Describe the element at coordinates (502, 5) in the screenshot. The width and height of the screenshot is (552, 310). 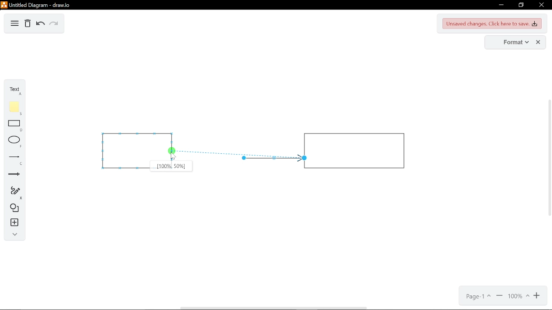
I see `minimize` at that location.